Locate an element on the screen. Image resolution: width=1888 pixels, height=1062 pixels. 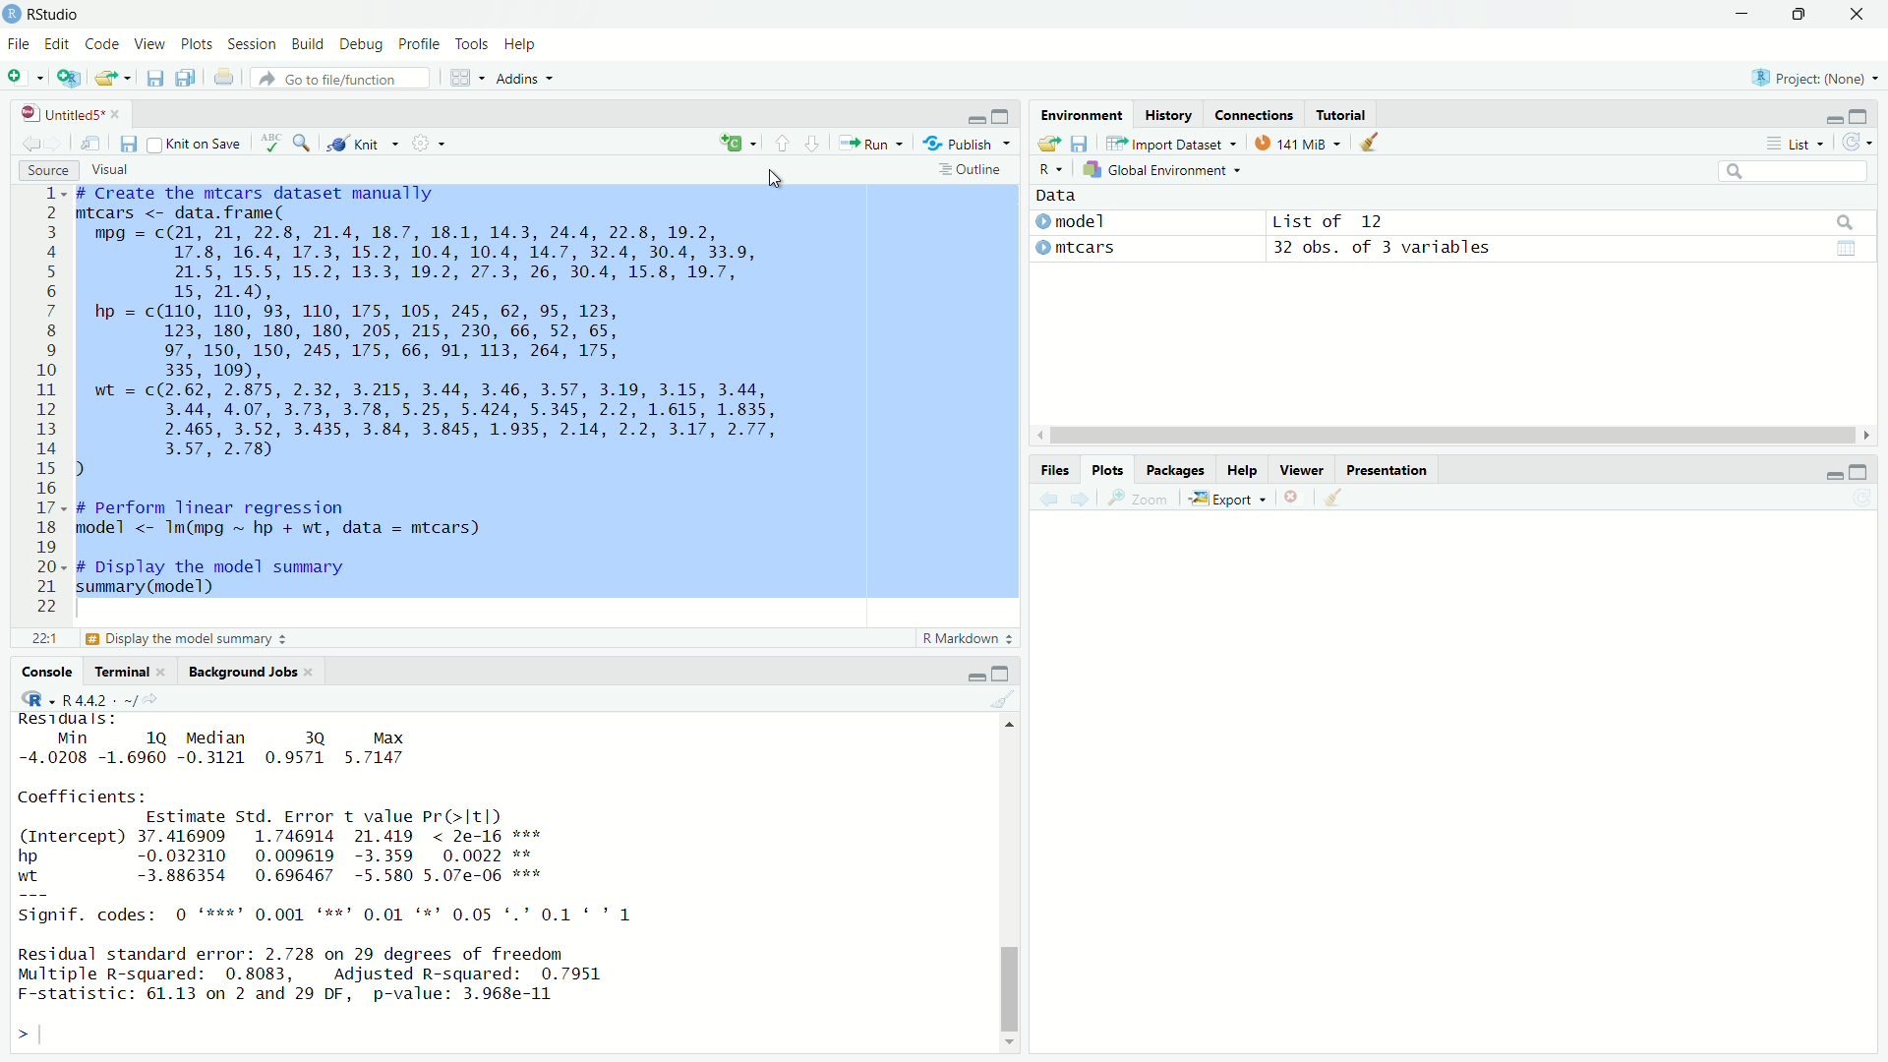
R 4.4.2 is located at coordinates (80, 696).